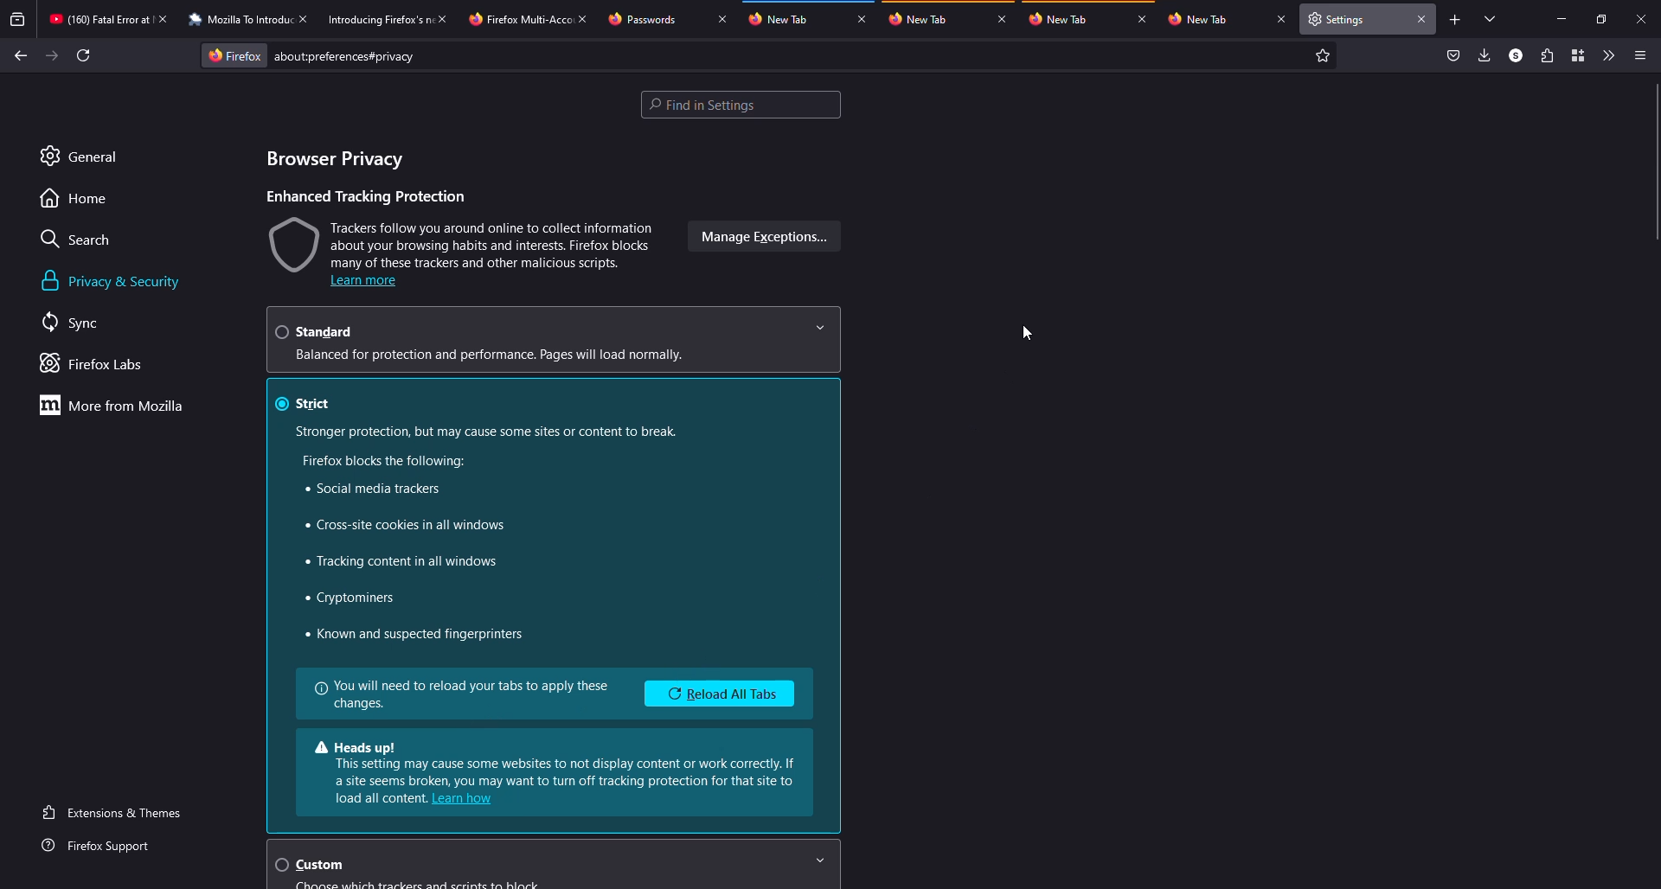 This screenshot has width=1661, height=889. Describe the element at coordinates (820, 329) in the screenshot. I see `expand` at that location.